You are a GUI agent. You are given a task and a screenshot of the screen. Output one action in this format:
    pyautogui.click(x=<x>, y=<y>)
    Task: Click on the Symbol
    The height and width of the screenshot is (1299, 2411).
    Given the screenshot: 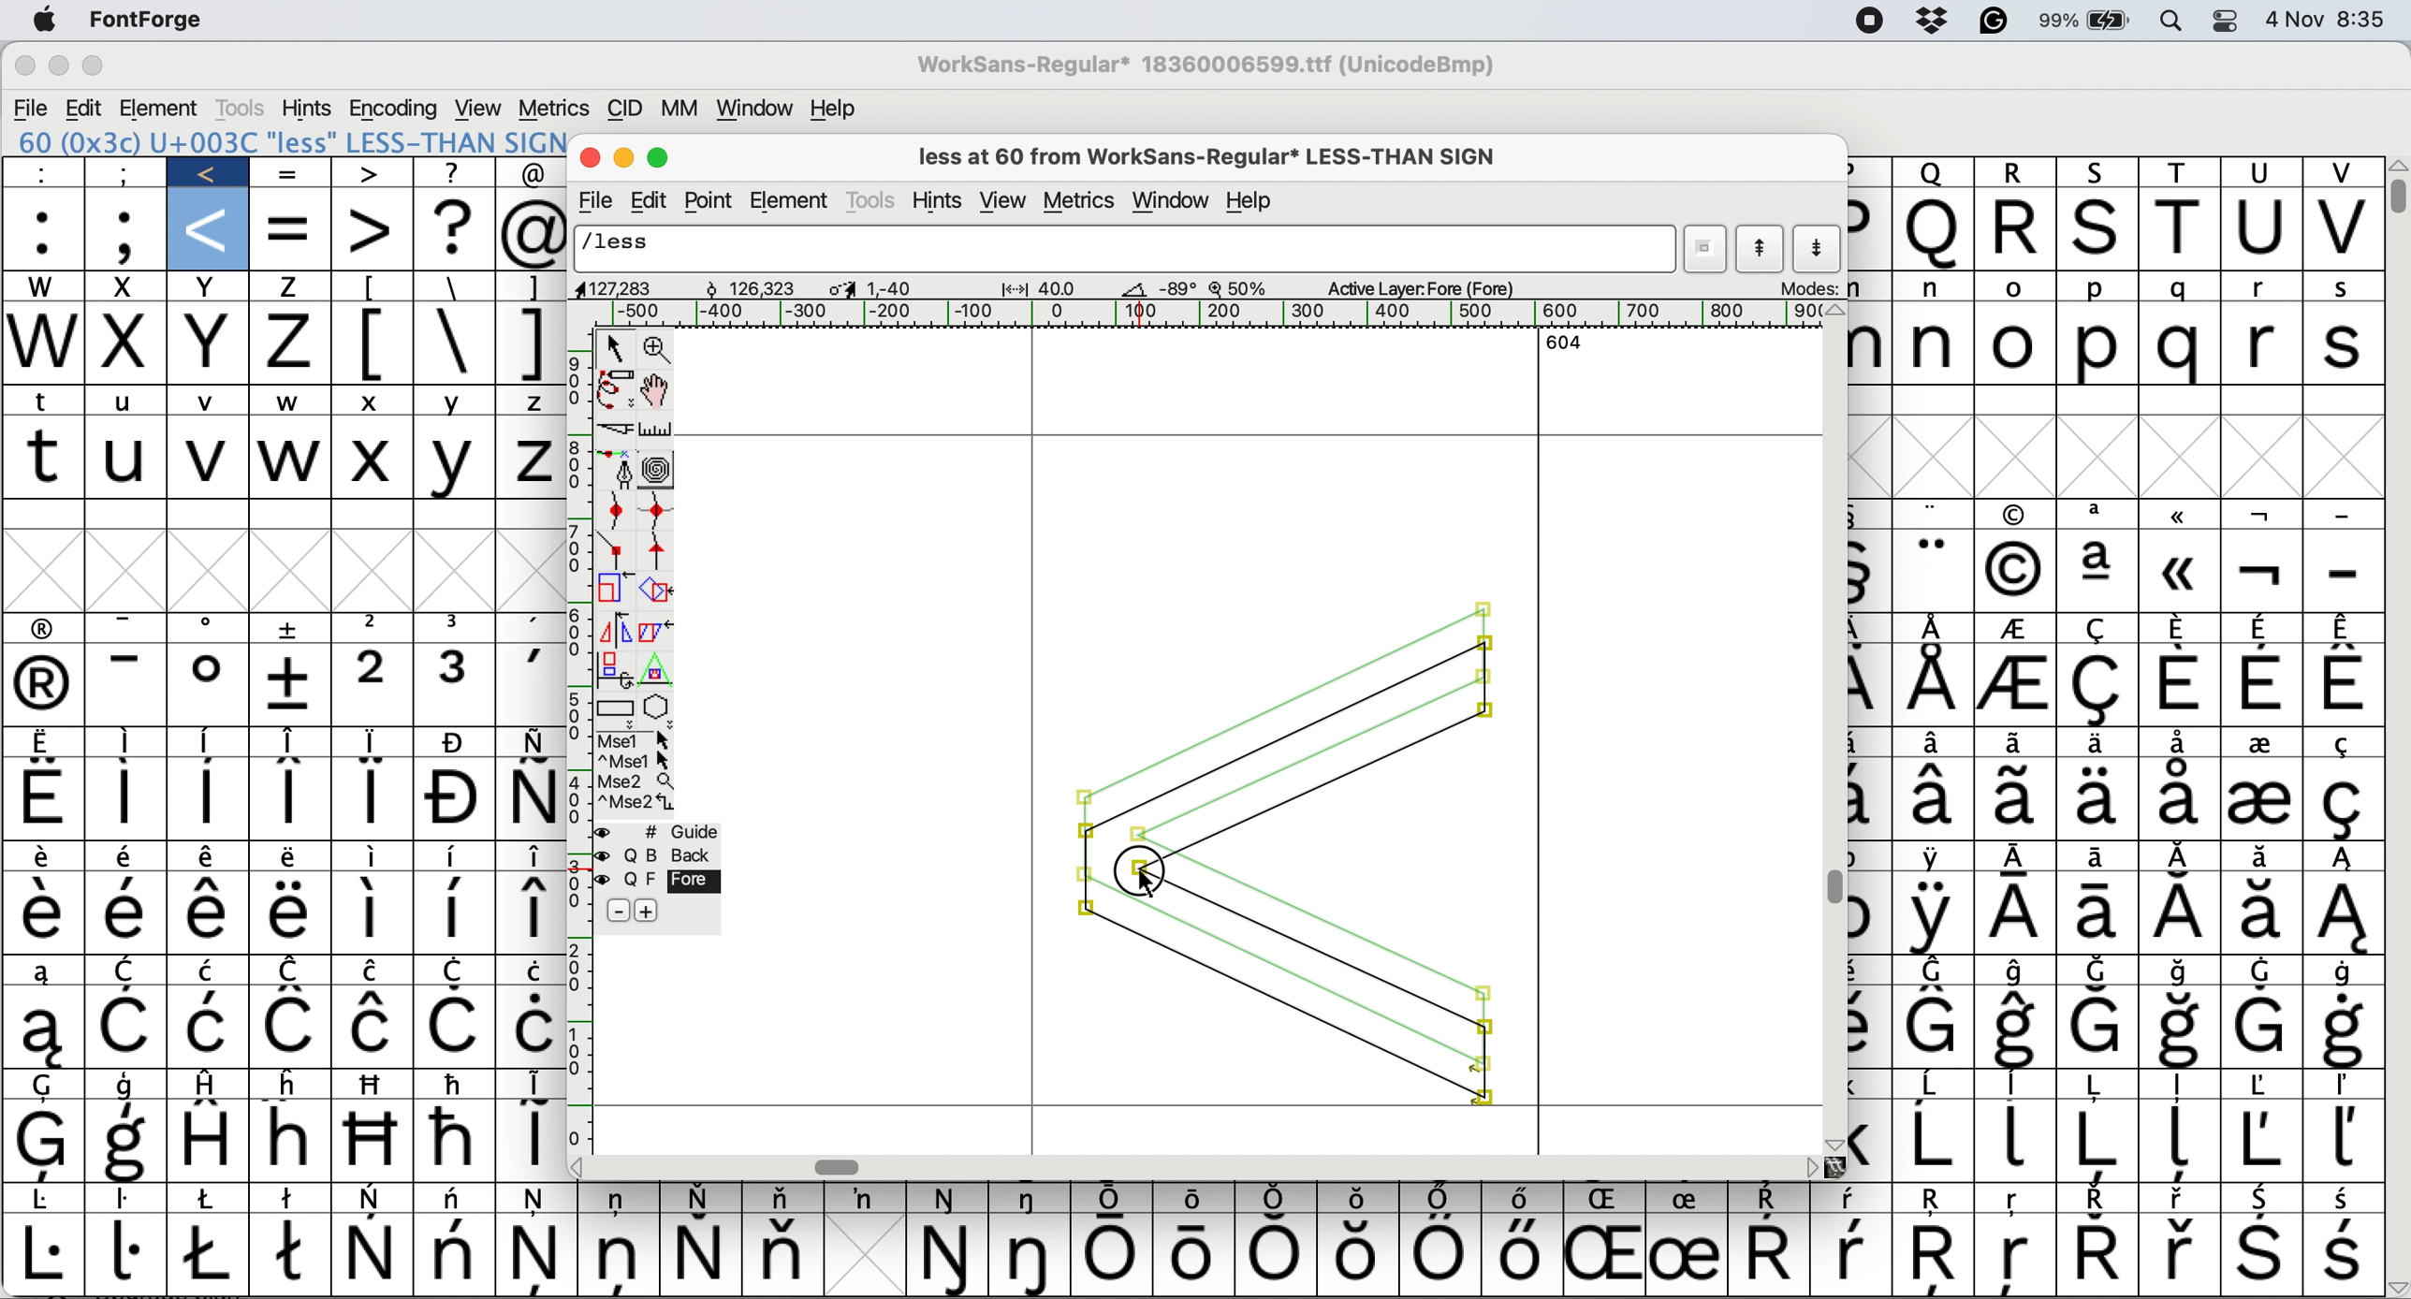 What is the action you would take?
    pyautogui.click(x=2180, y=1199)
    